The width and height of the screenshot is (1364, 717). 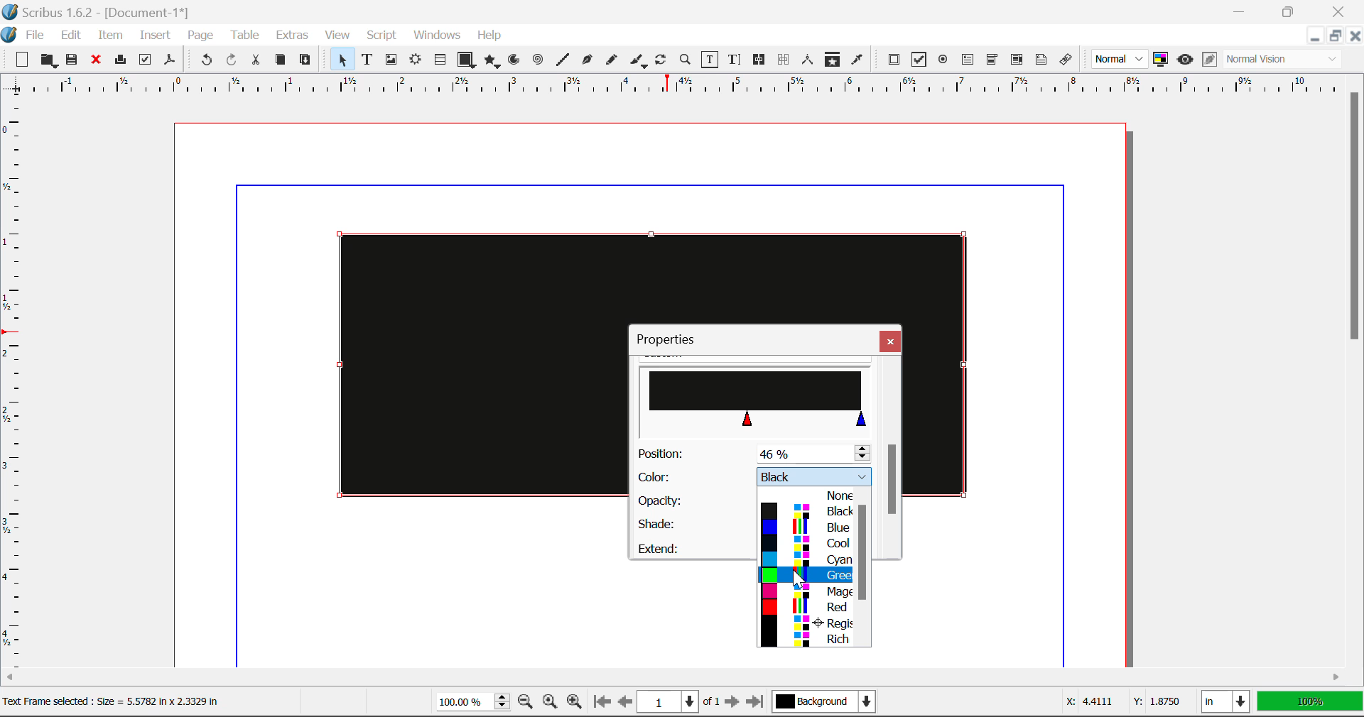 I want to click on Text Frames, so click(x=367, y=61).